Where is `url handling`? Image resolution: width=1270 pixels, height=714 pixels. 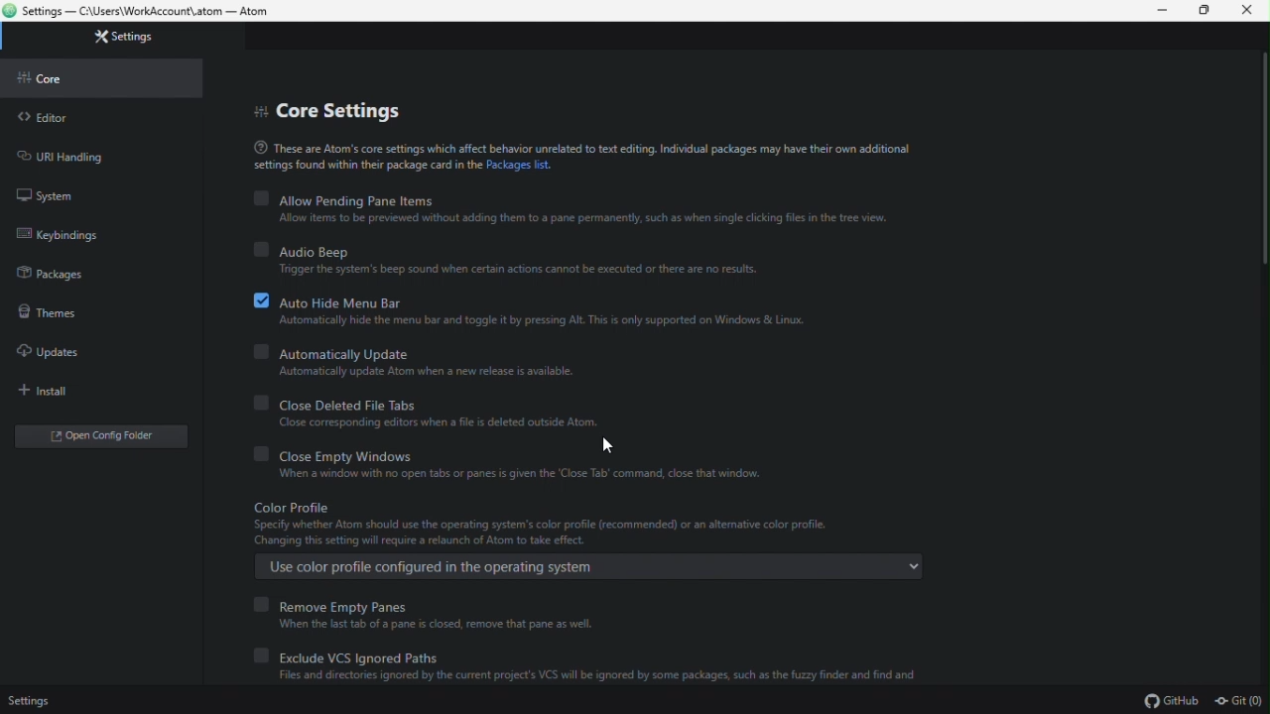 url handling is located at coordinates (91, 152).